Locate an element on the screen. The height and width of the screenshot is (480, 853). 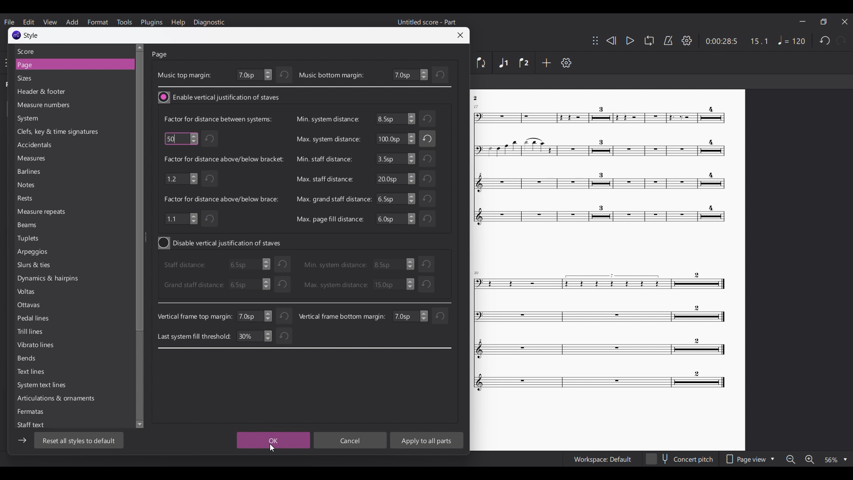
Text lines is located at coordinates (46, 372).